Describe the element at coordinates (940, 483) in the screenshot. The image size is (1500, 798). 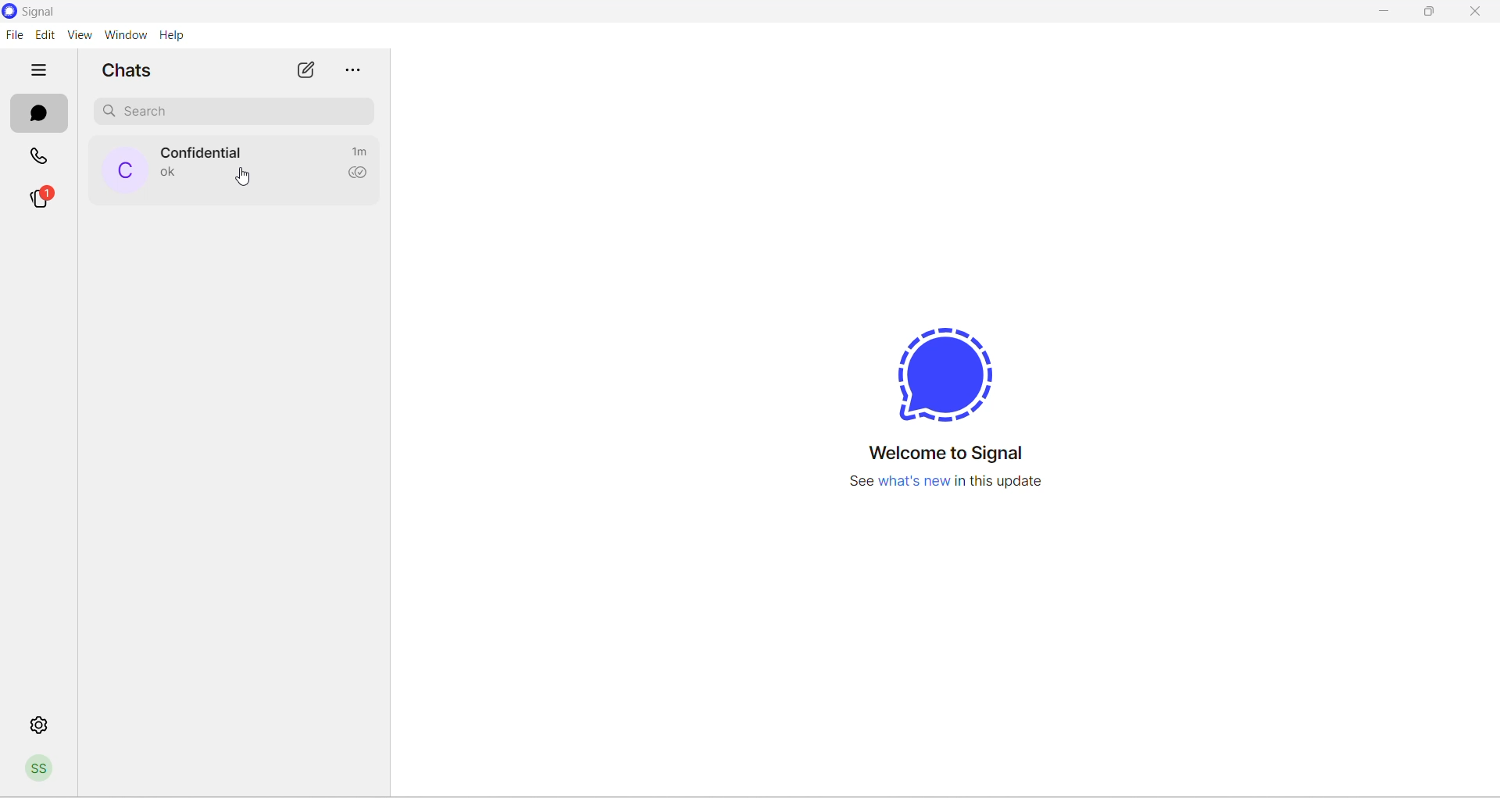
I see `new update information` at that location.